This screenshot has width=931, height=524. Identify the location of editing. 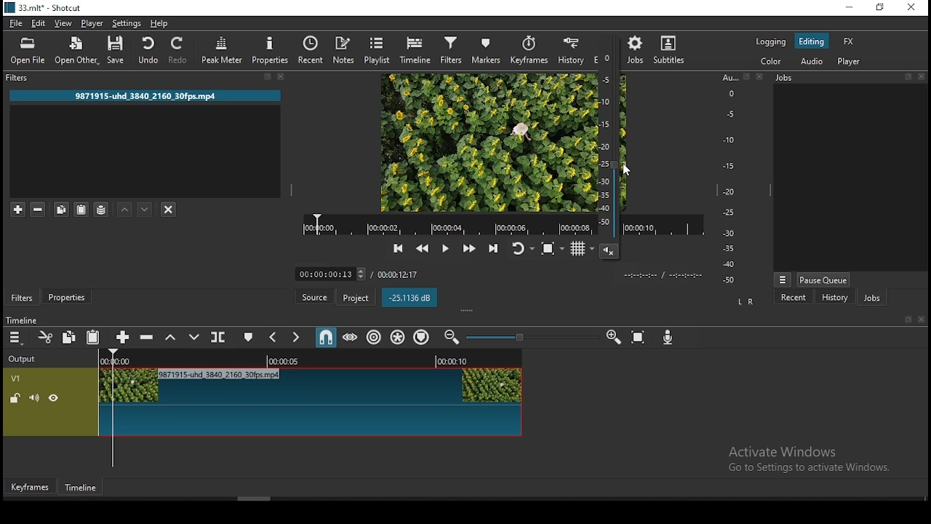
(812, 41).